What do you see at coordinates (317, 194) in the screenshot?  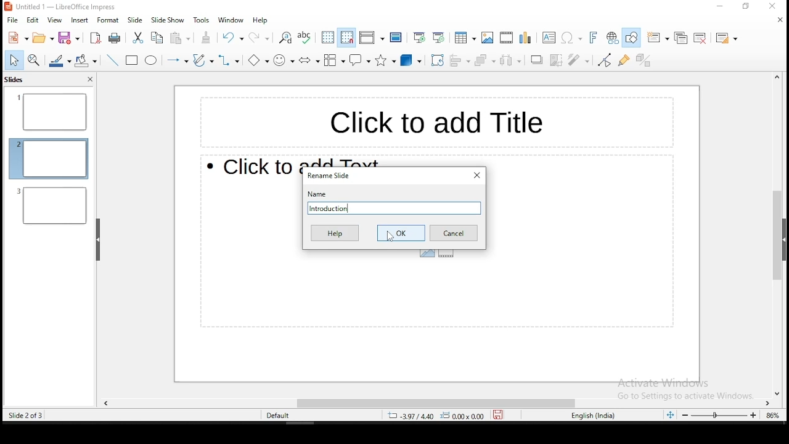 I see `name` at bounding box center [317, 194].